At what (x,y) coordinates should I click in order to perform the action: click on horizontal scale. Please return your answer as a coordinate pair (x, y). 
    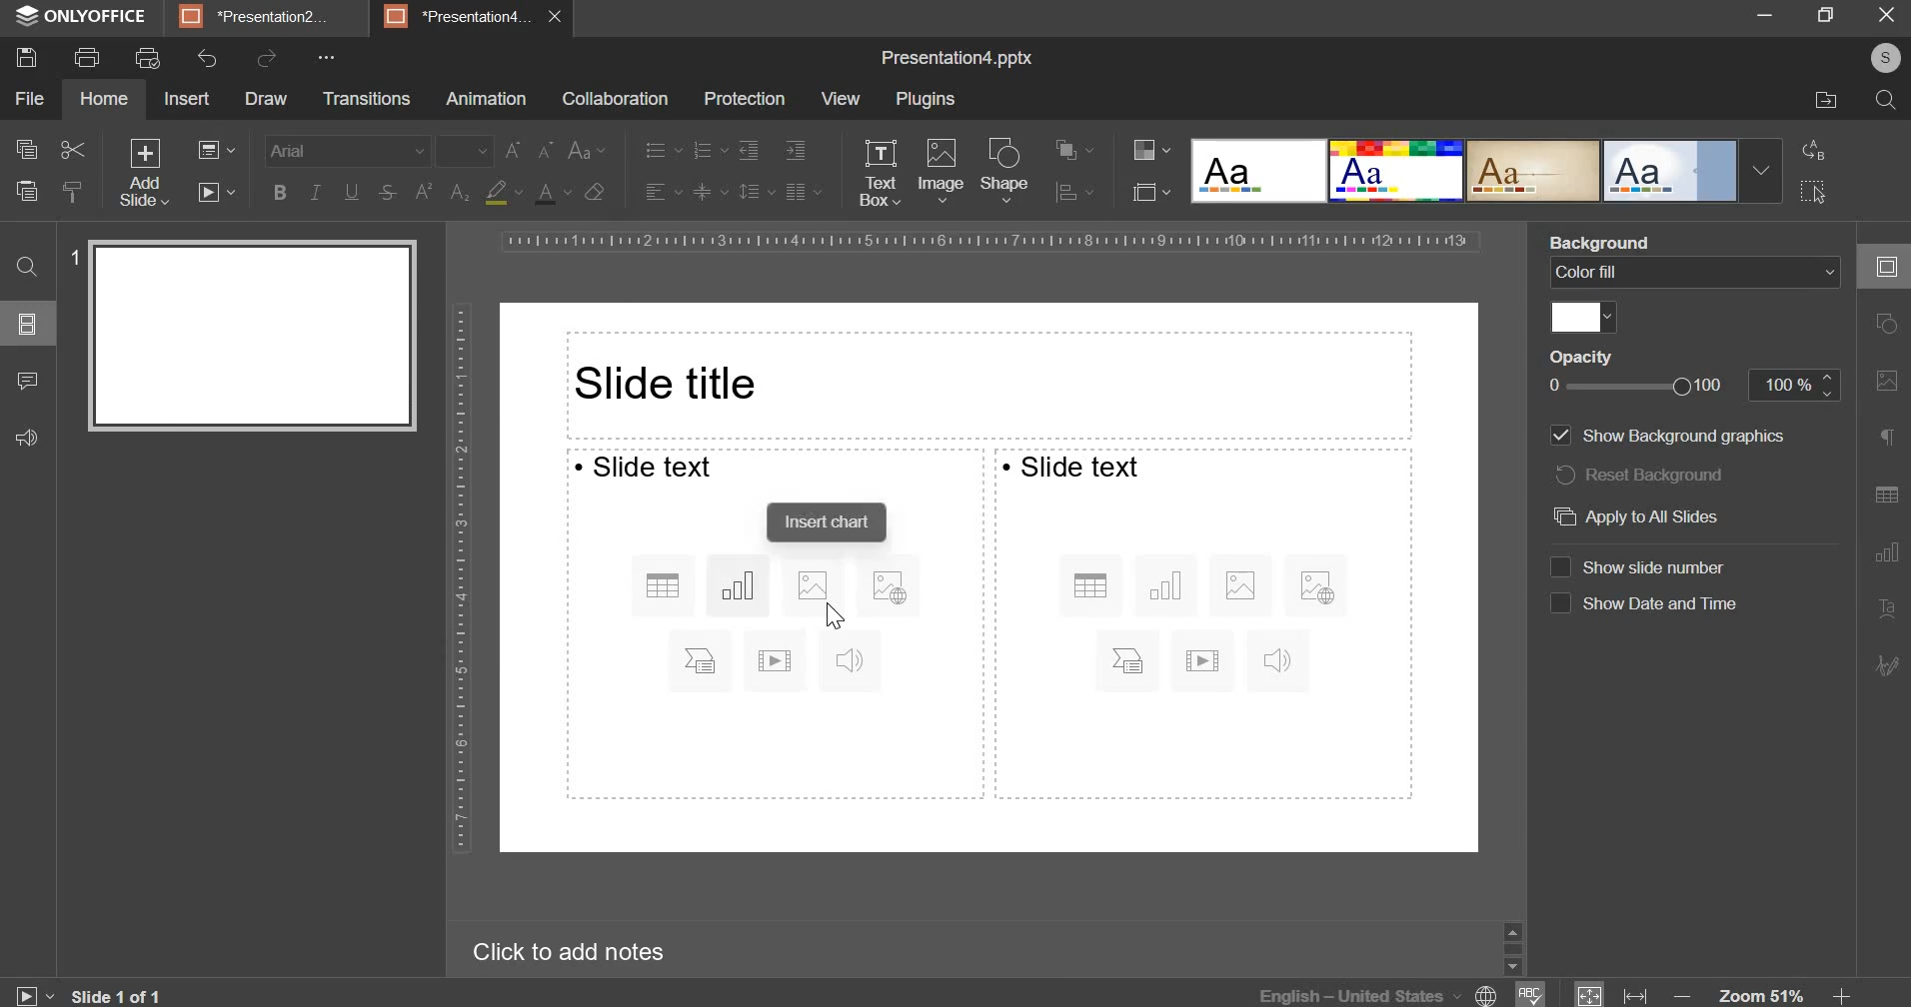
    Looking at the image, I should click on (990, 240).